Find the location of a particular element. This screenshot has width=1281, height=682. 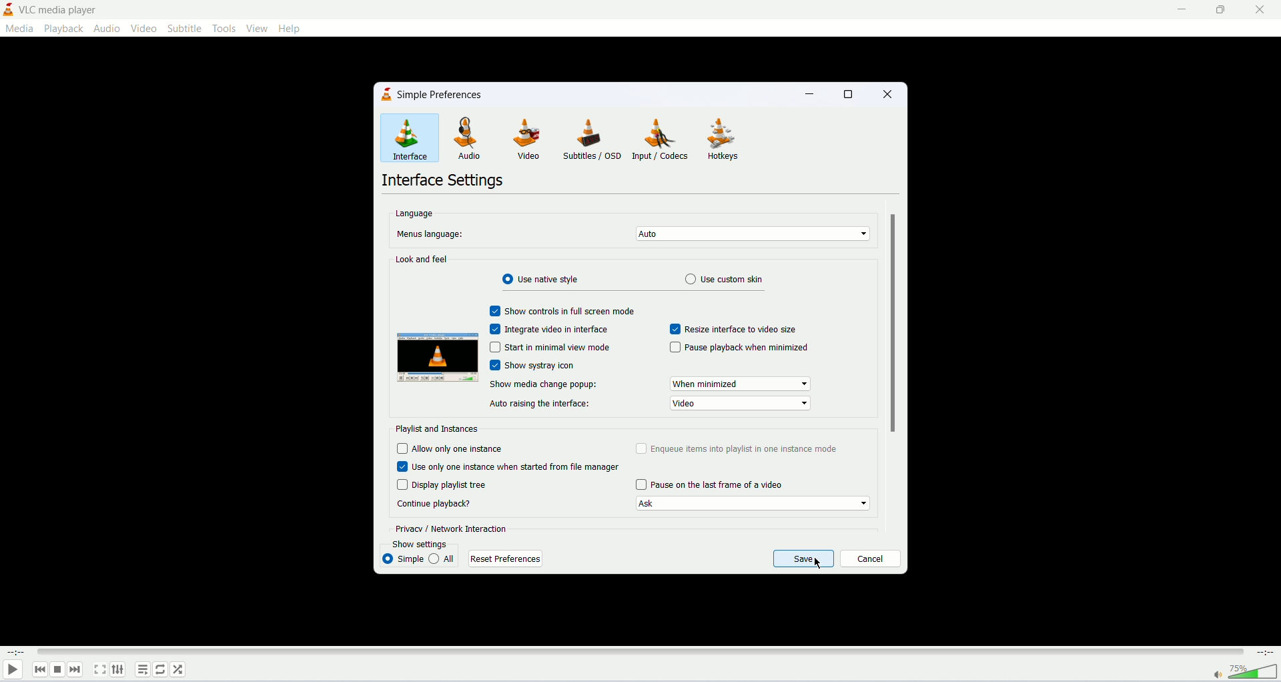

show systray icon is located at coordinates (538, 365).